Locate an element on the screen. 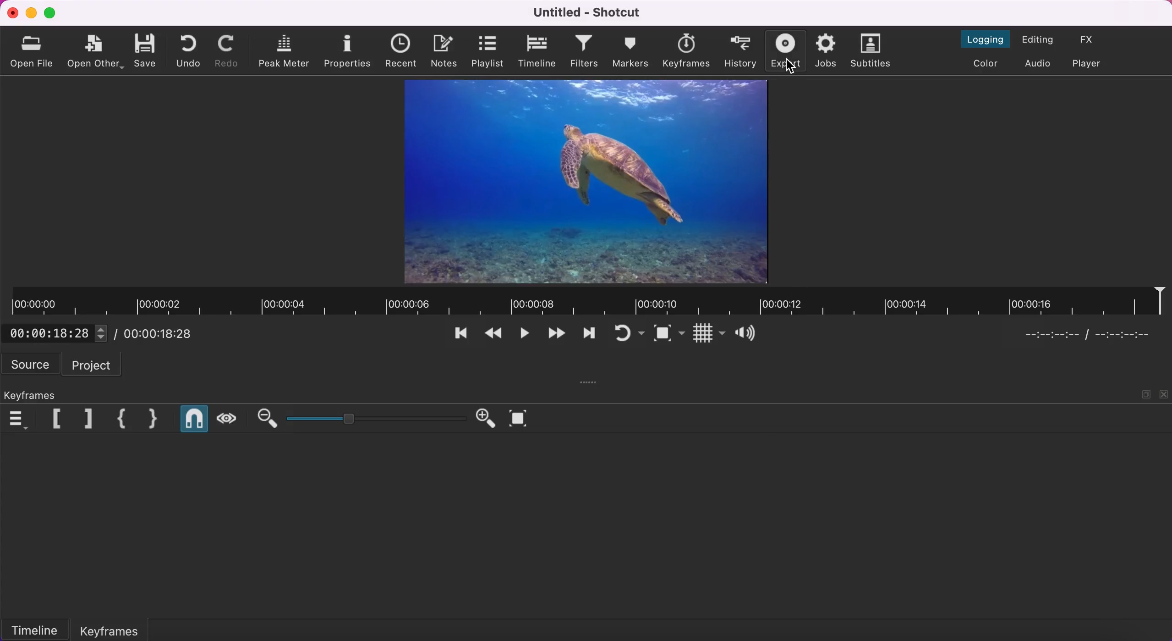 This screenshot has height=641, width=1172. keyframes is located at coordinates (110, 630).